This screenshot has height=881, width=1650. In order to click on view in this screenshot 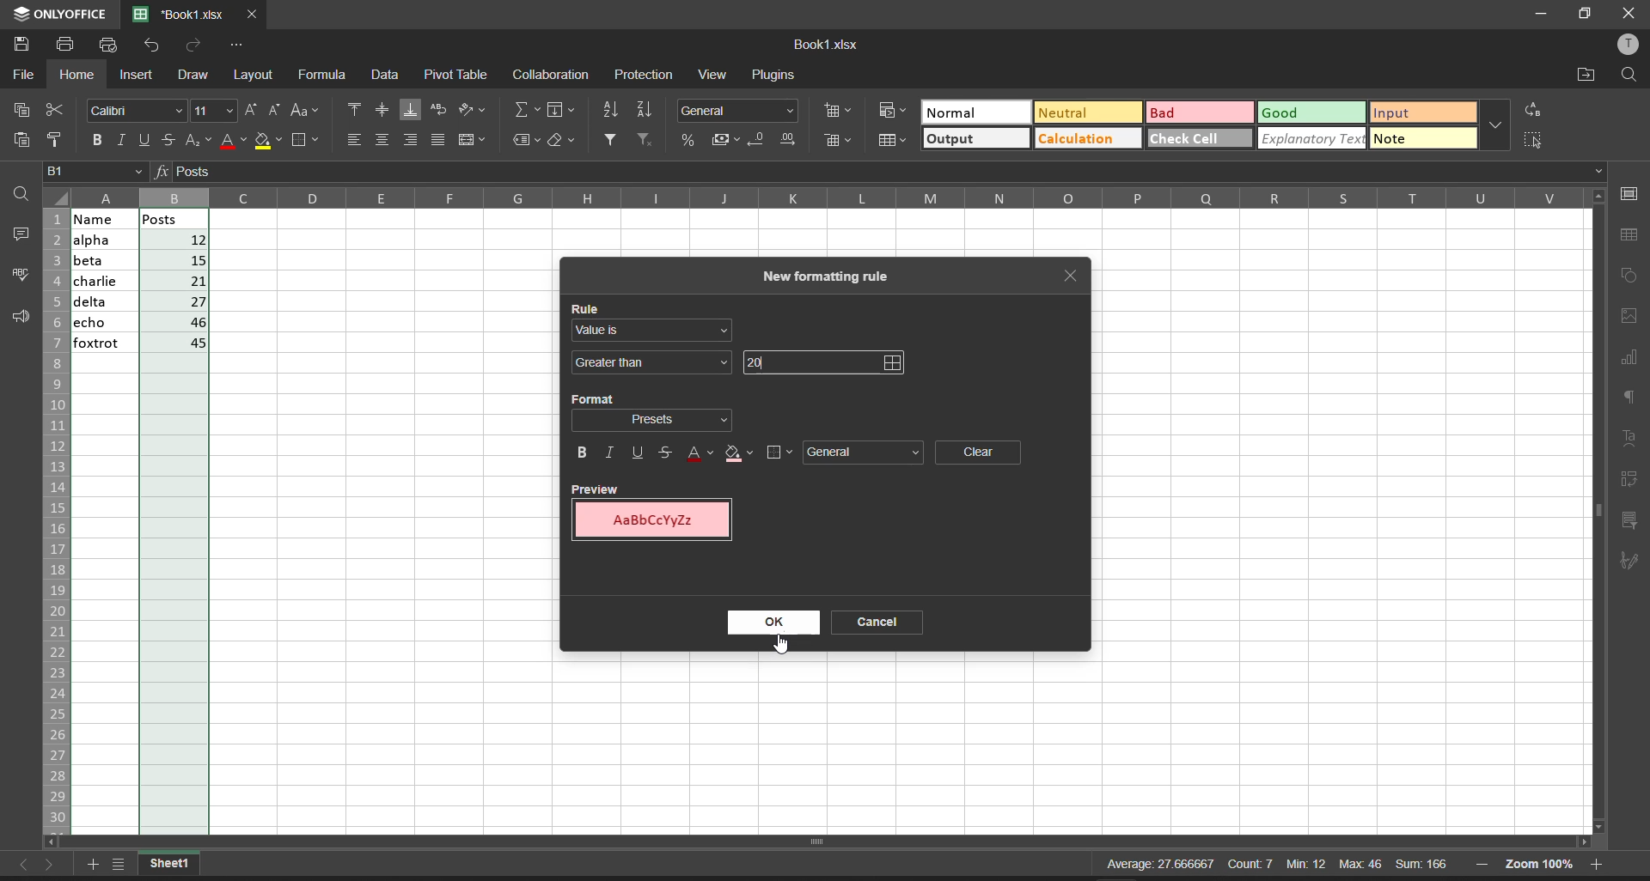, I will do `click(713, 74)`.